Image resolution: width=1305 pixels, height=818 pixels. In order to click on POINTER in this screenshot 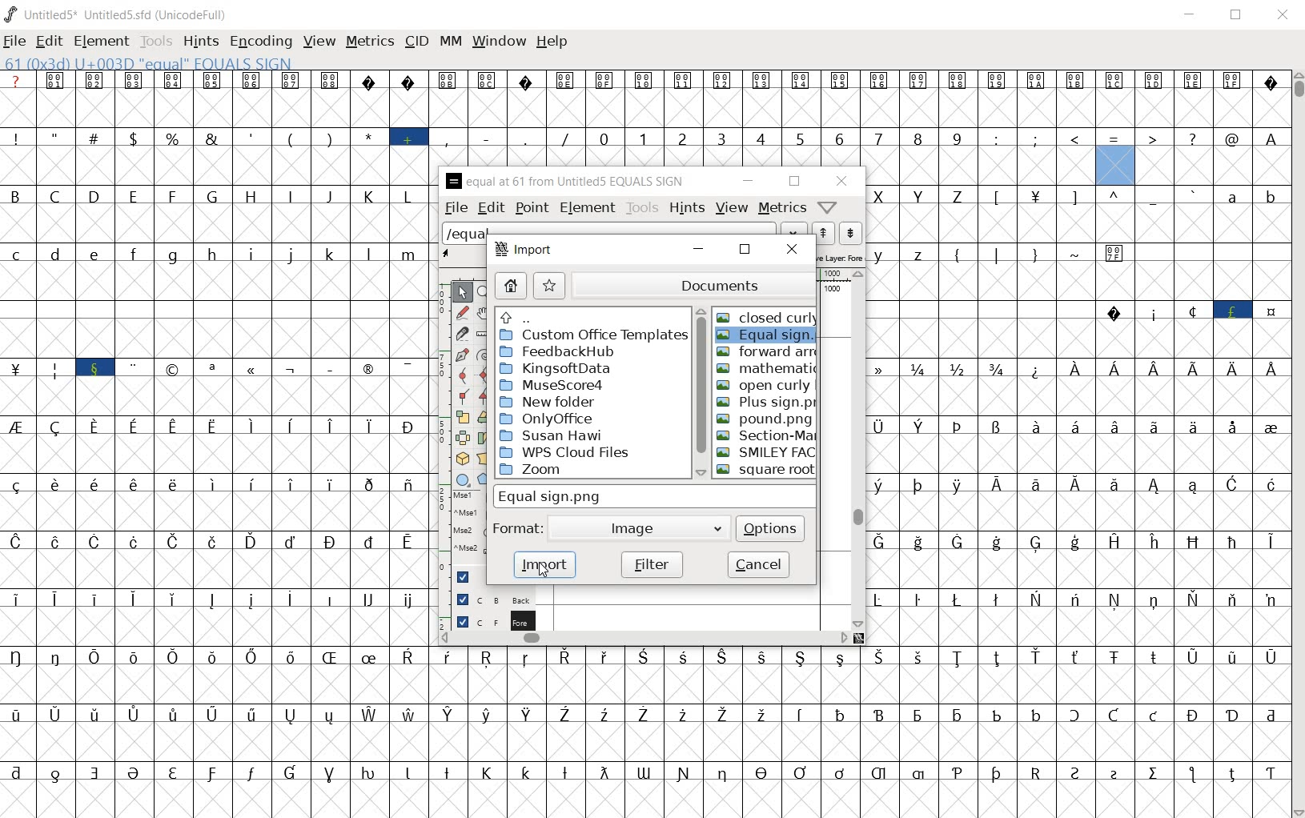, I will do `click(462, 291)`.